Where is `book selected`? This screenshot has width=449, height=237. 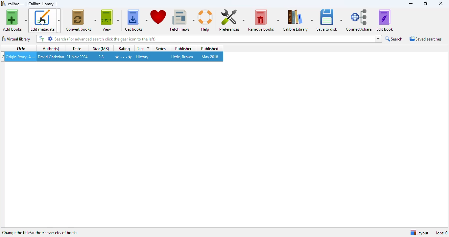 book selected is located at coordinates (114, 57).